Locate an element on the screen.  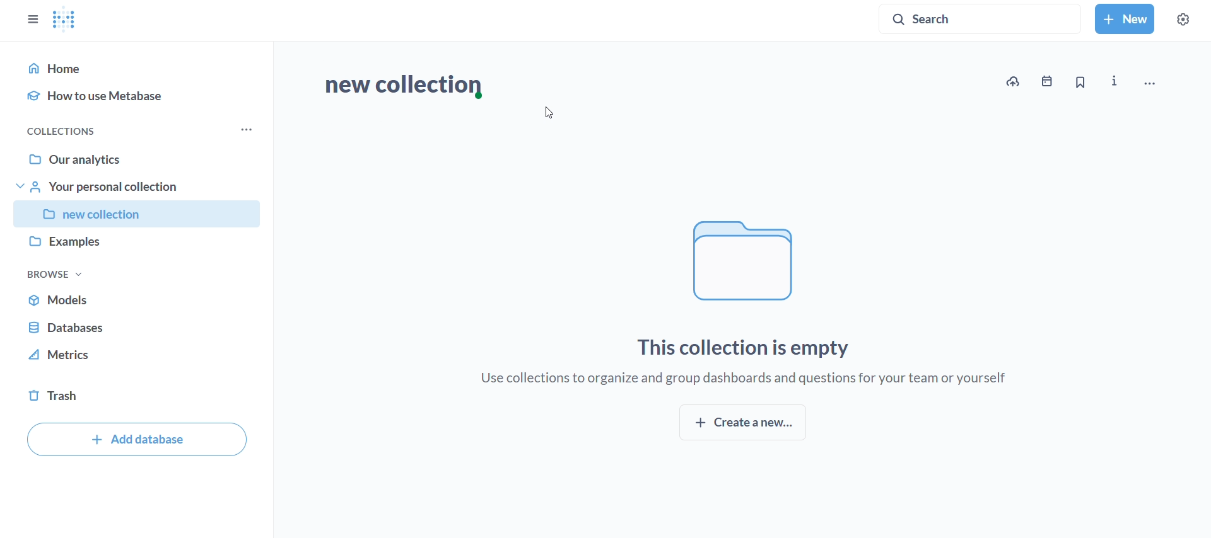
browse is located at coordinates (55, 274).